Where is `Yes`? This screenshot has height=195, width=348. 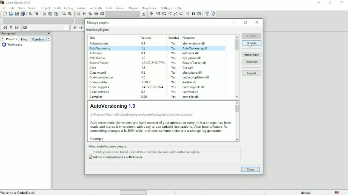
Yes is located at coordinates (173, 63).